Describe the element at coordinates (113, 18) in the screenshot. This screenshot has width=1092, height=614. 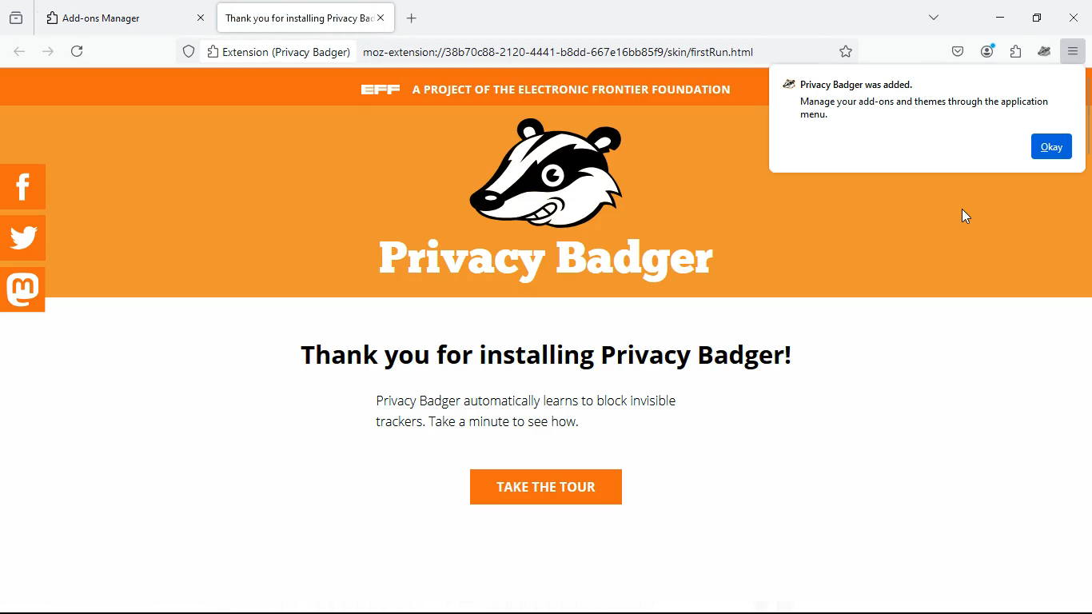
I see `Add-ons Manager` at that location.